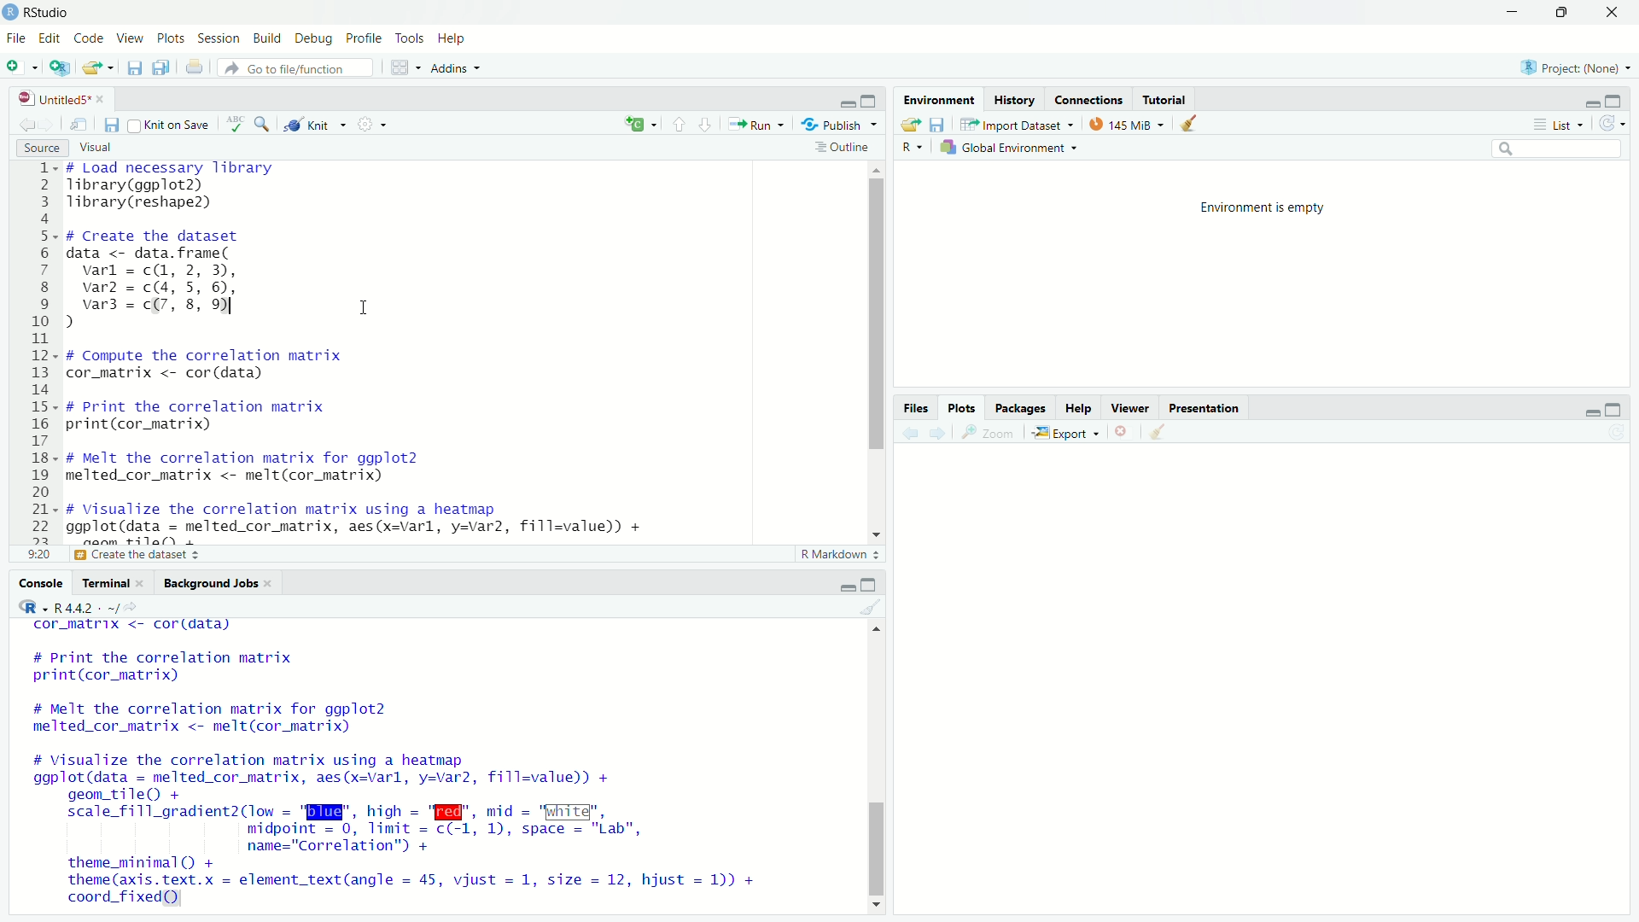  What do you see at coordinates (315, 38) in the screenshot?
I see `debug` at bounding box center [315, 38].